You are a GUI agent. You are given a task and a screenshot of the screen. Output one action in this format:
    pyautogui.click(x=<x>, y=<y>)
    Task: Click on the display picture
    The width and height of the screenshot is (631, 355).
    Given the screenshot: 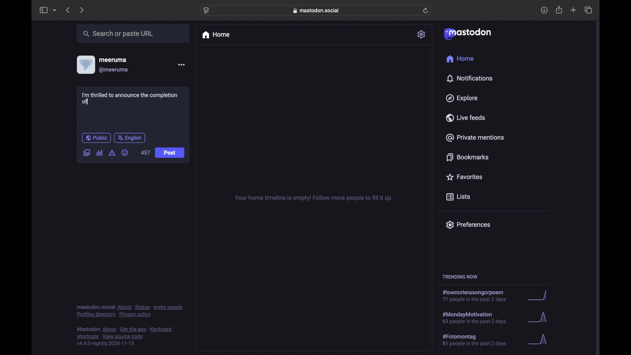 What is the action you would take?
    pyautogui.click(x=85, y=65)
    